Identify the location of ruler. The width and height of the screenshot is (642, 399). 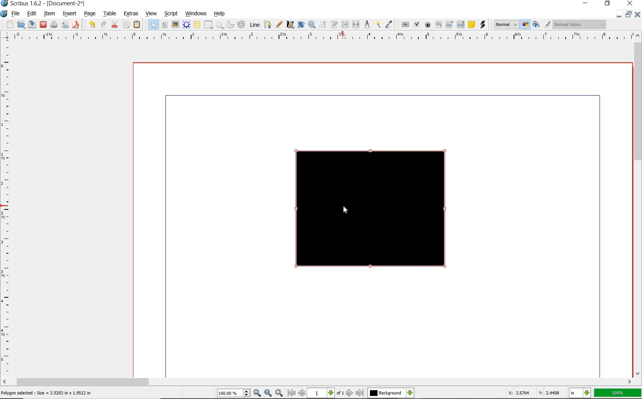
(8, 209).